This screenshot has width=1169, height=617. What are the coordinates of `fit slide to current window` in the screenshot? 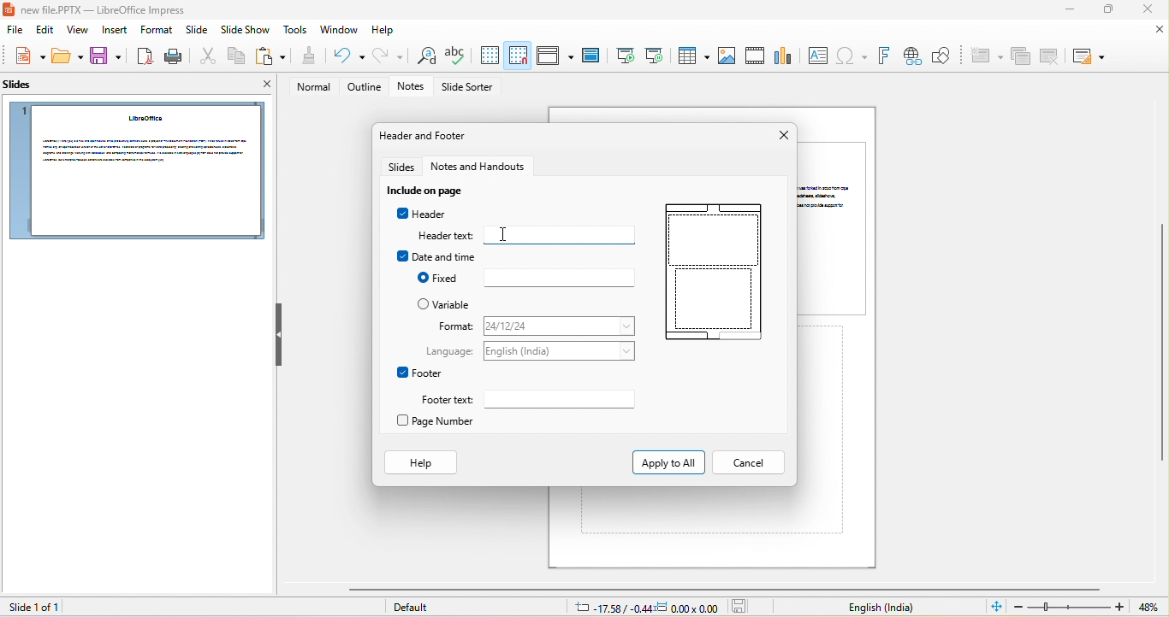 It's located at (996, 606).